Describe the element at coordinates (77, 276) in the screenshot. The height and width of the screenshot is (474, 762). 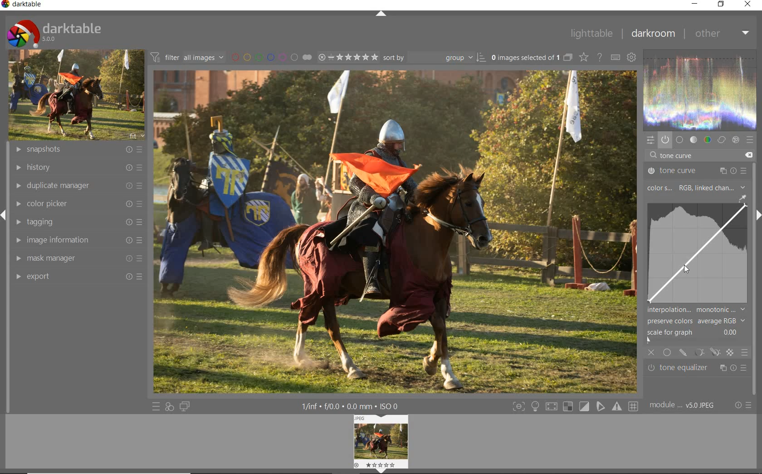
I see `export` at that location.